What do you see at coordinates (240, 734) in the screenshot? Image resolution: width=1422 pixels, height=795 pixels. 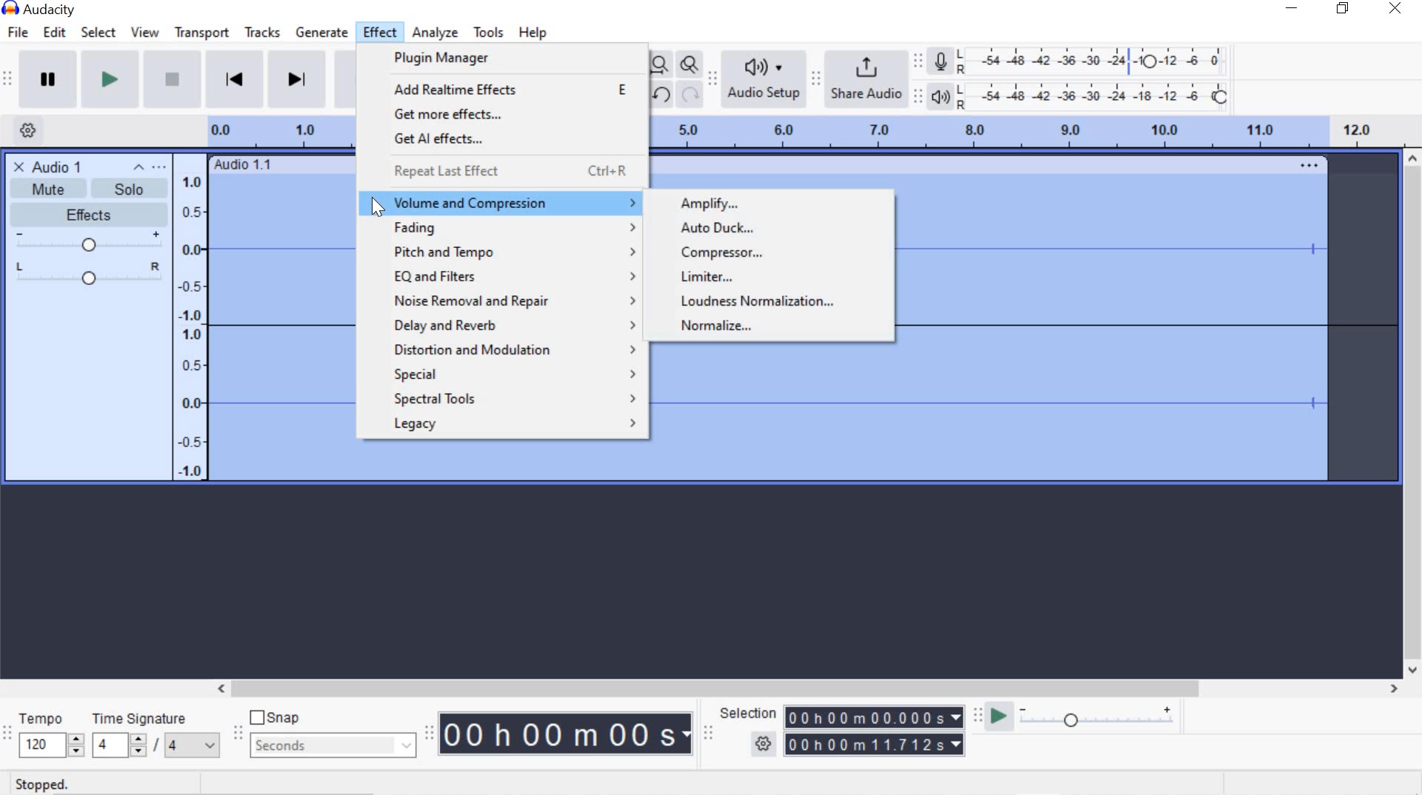 I see `Snapping Toolbar` at bounding box center [240, 734].